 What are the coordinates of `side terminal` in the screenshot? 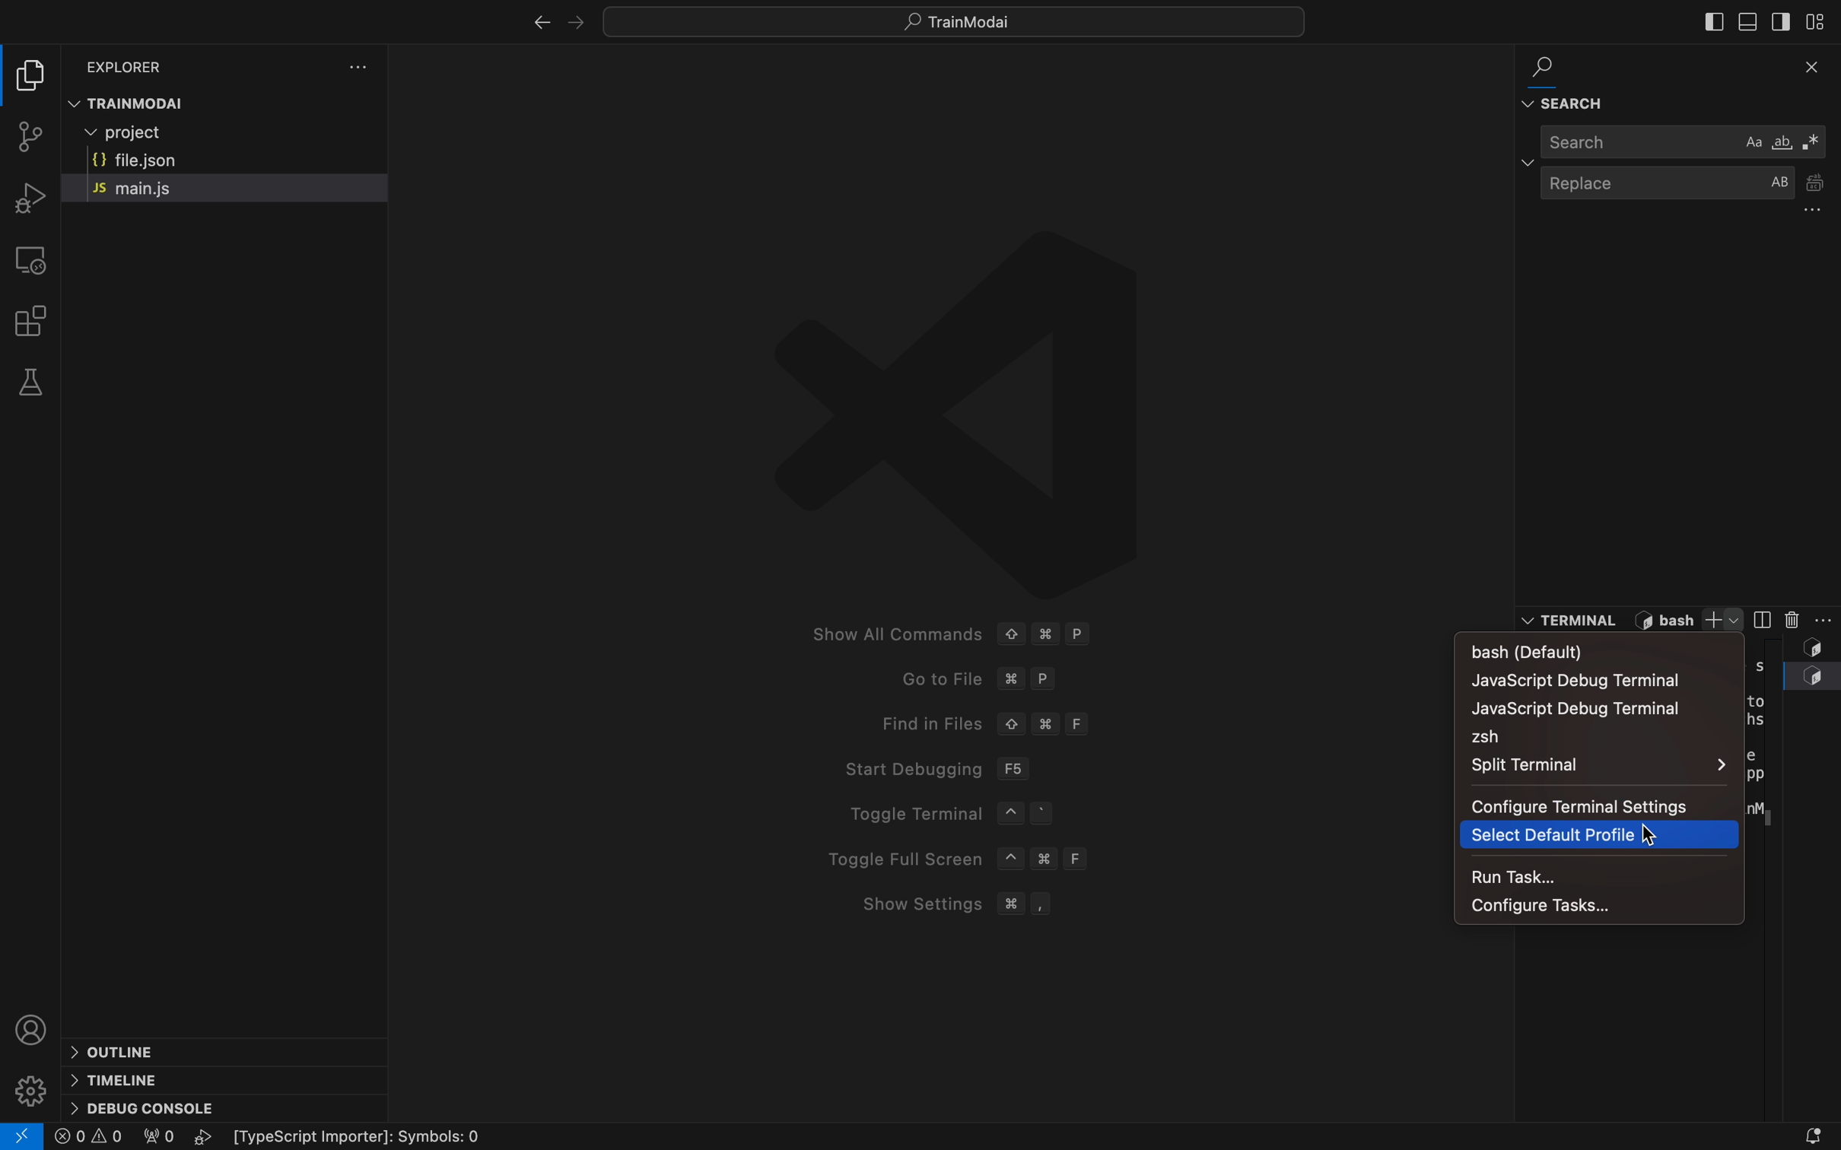 It's located at (1761, 619).